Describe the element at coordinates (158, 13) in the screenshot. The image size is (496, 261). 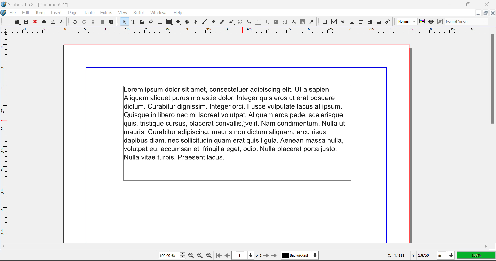
I see `Windows` at that location.